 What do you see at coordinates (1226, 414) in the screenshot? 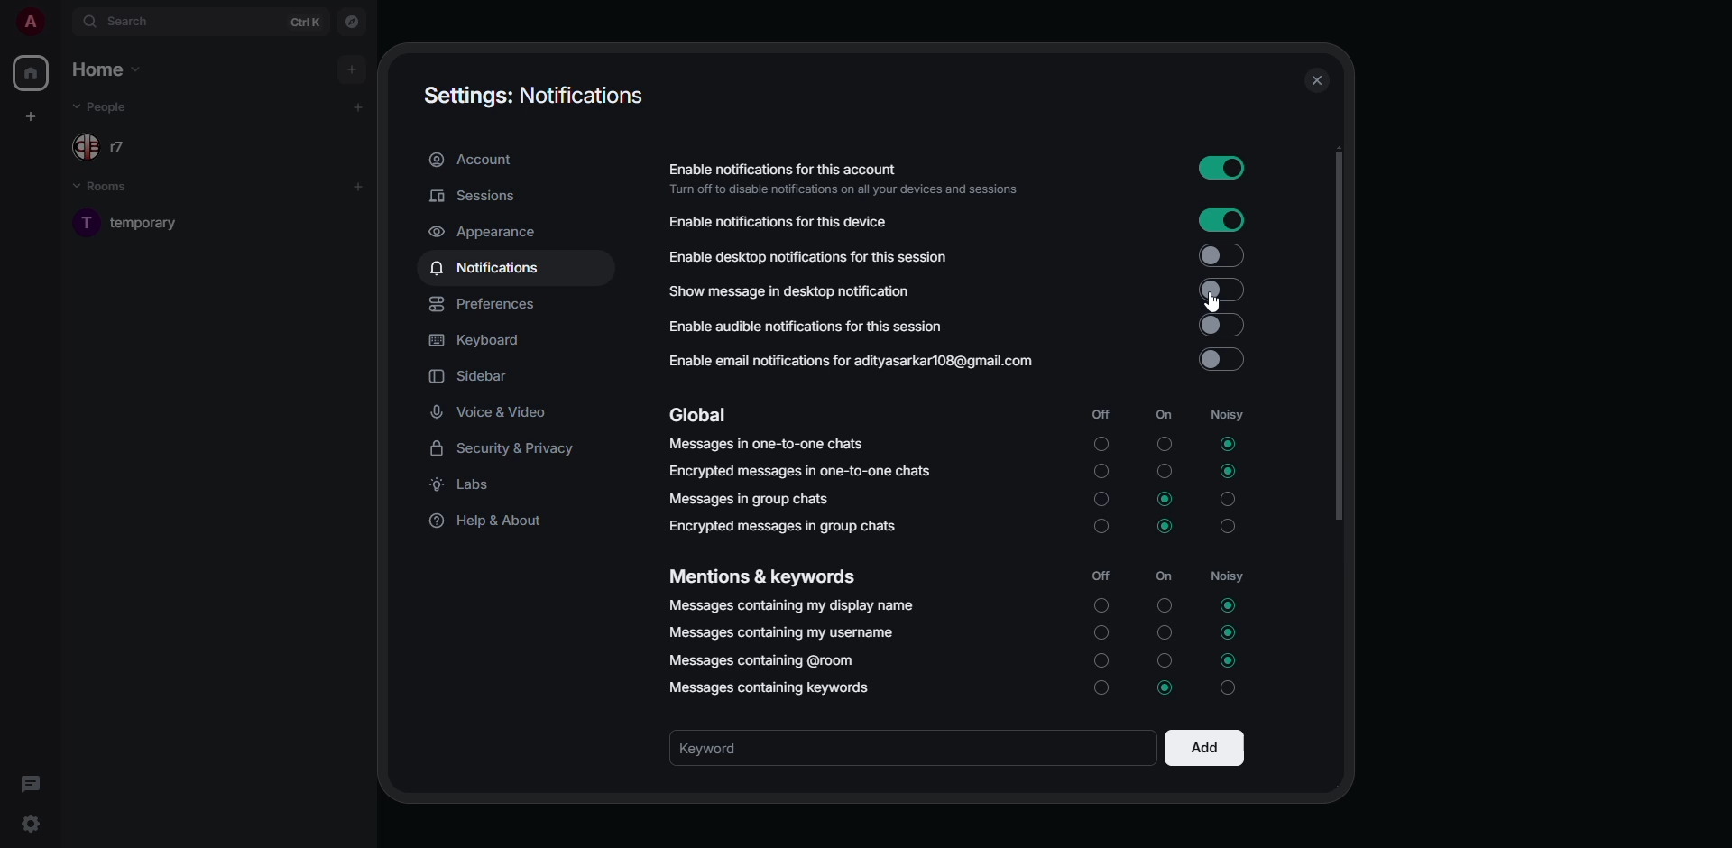
I see `noisy` at bounding box center [1226, 414].